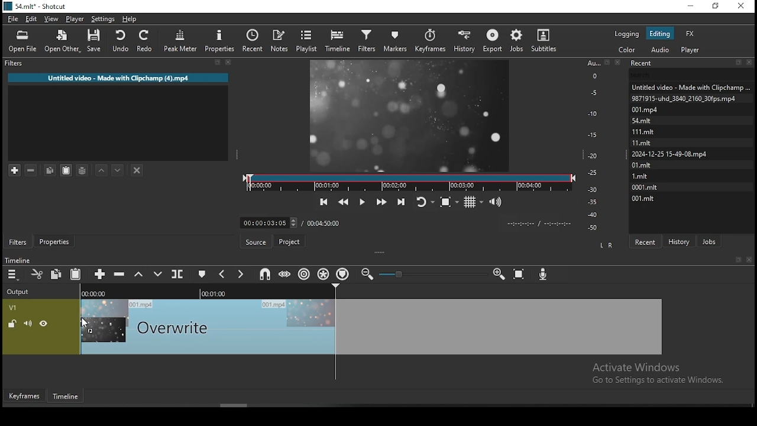 The height and width of the screenshot is (426, 757). Describe the element at coordinates (684, 98) in the screenshot. I see `files` at that location.